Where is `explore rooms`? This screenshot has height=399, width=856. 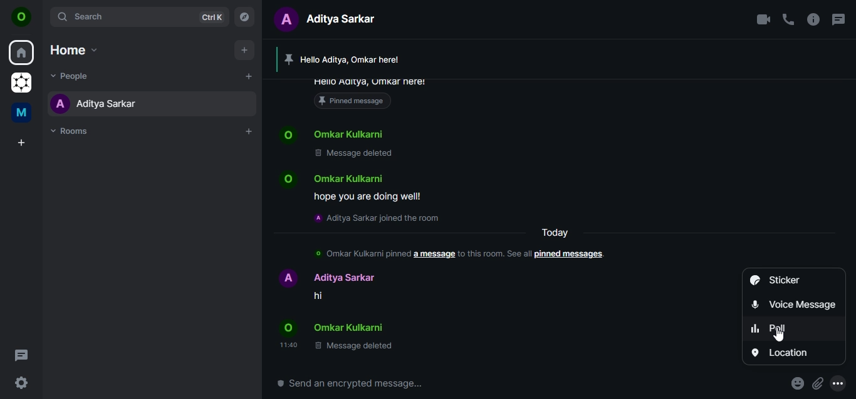 explore rooms is located at coordinates (245, 16).